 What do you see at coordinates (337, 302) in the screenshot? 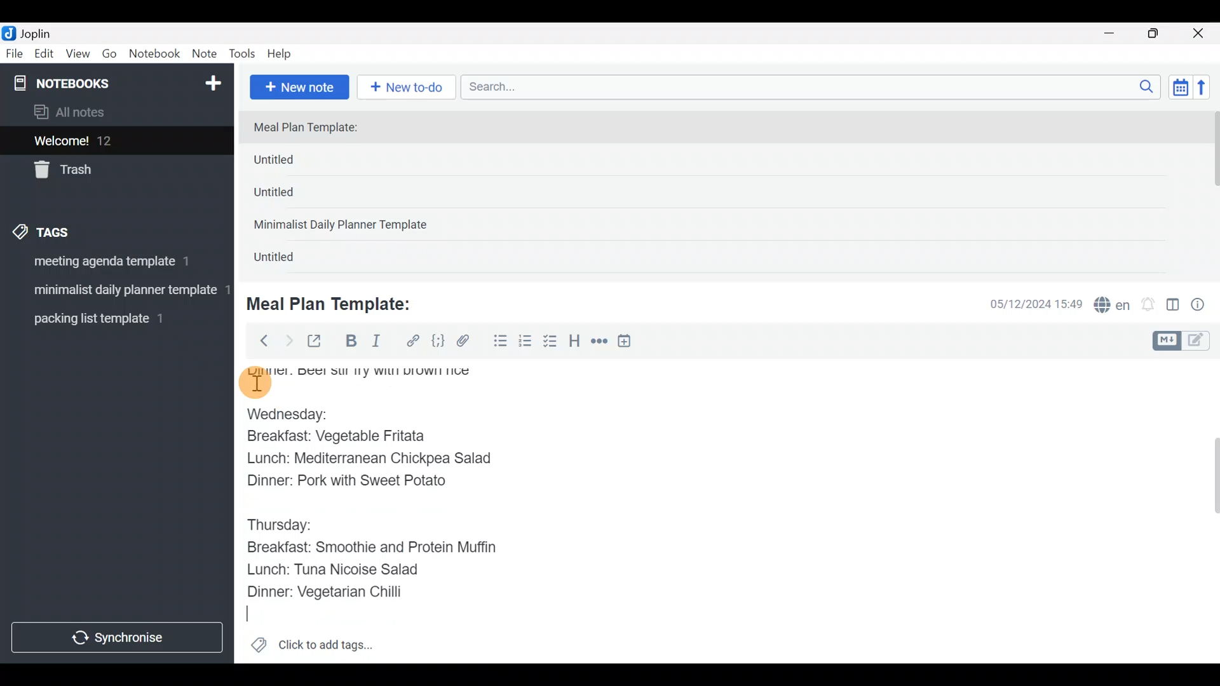
I see `Meal Plan Template:` at bounding box center [337, 302].